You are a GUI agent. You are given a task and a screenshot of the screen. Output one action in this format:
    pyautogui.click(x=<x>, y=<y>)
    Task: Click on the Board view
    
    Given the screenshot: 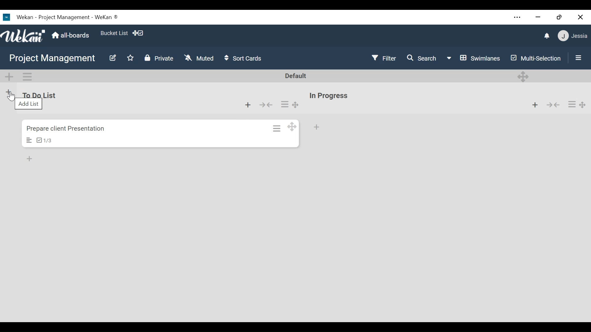 What is the action you would take?
    pyautogui.click(x=472, y=58)
    